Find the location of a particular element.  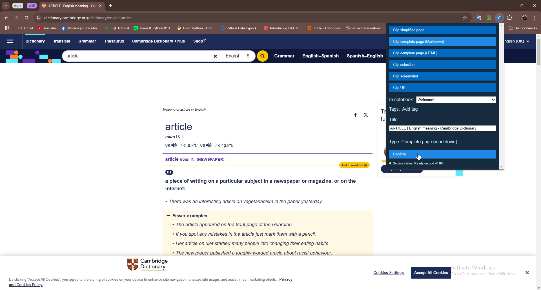

refresh is located at coordinates (26, 18).